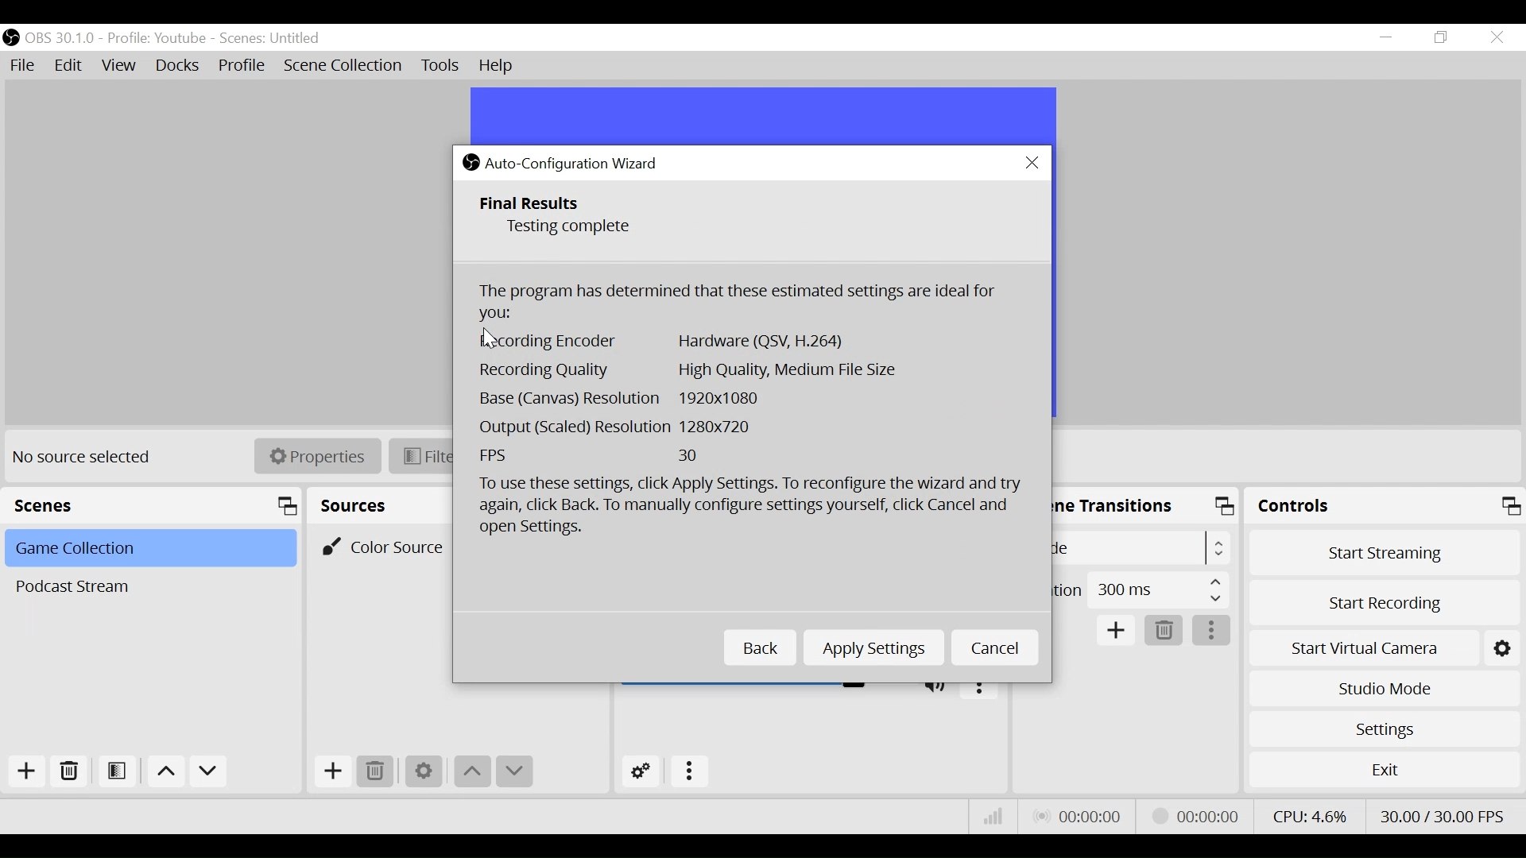 This screenshot has height=858, width=1526. I want to click on Scene, so click(148, 550).